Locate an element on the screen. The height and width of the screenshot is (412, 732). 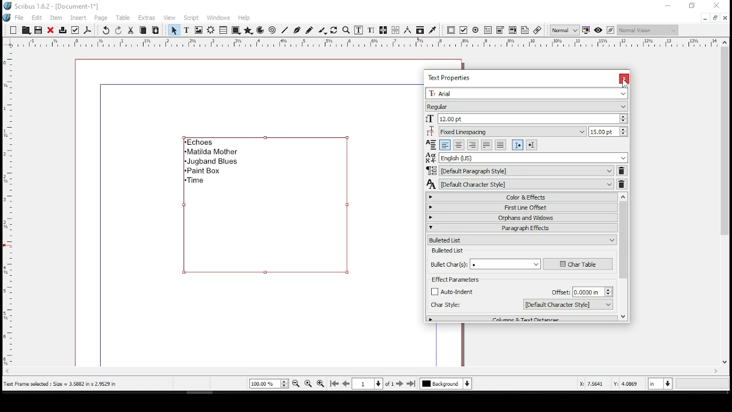
units is located at coordinates (659, 385).